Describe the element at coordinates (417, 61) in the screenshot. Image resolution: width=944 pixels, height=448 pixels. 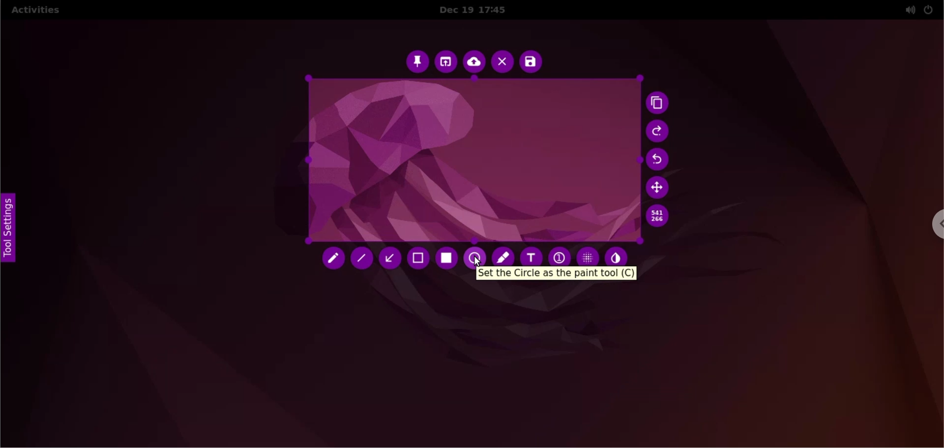
I see `pin` at that location.